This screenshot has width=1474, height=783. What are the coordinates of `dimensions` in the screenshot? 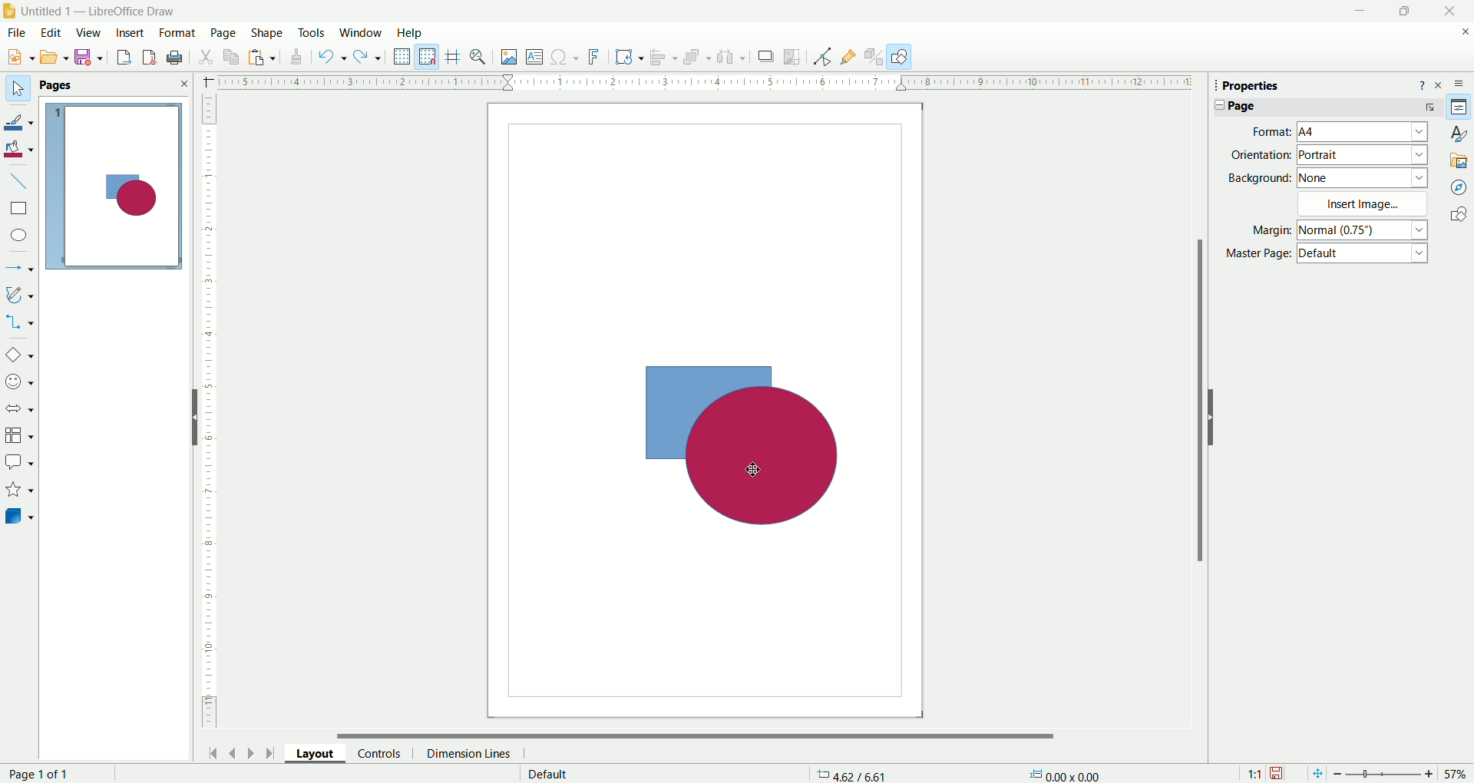 It's located at (1066, 774).